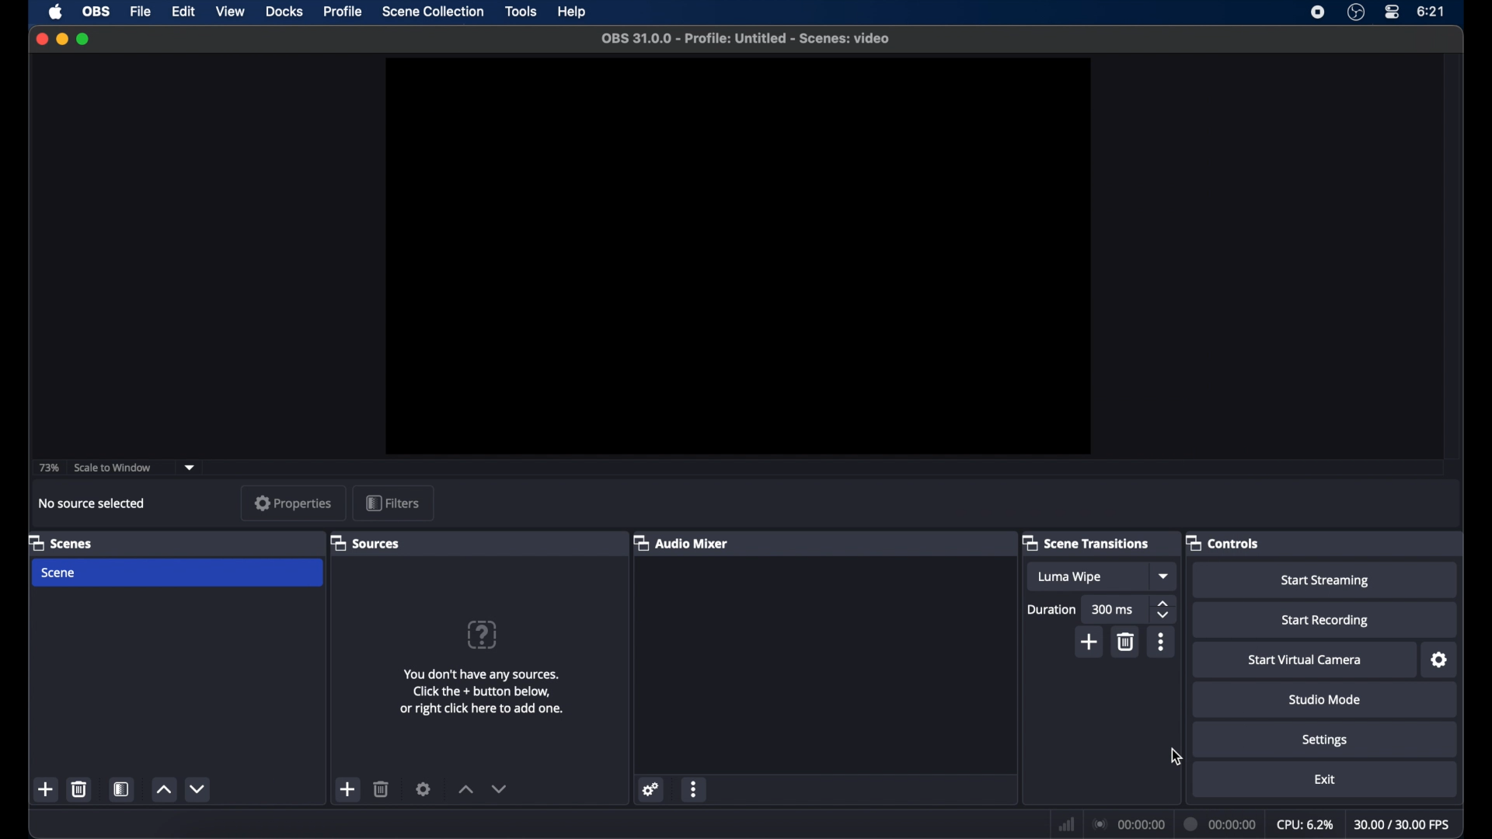 This screenshot has width=1492, height=839. I want to click on more options, so click(1161, 642).